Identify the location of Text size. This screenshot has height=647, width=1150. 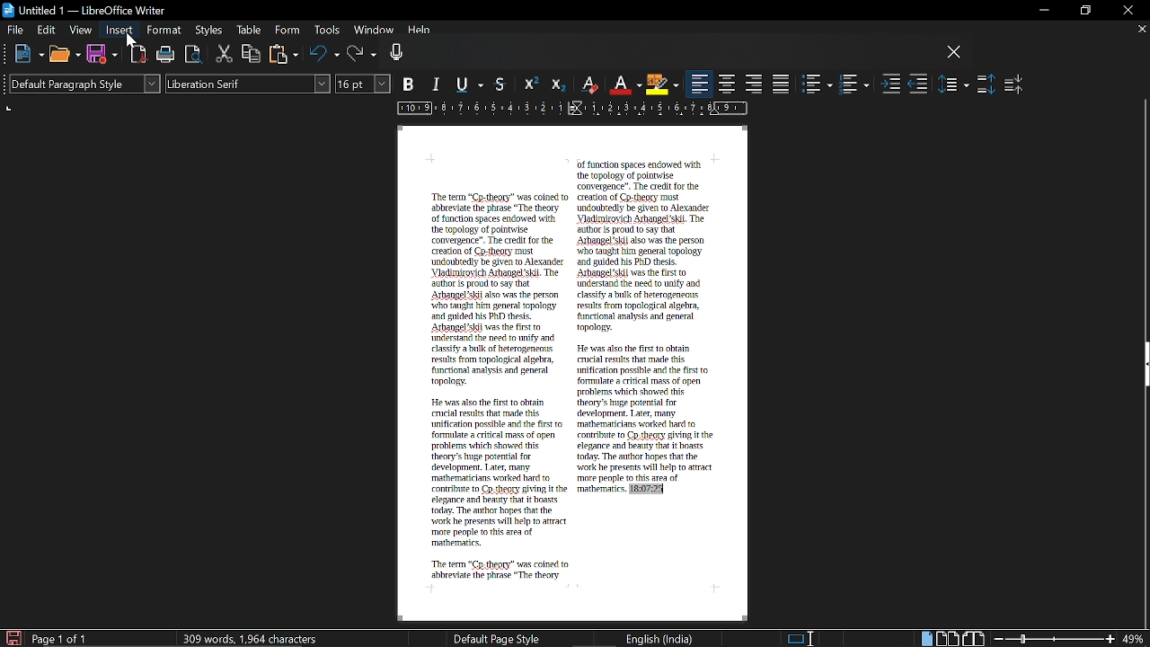
(364, 84).